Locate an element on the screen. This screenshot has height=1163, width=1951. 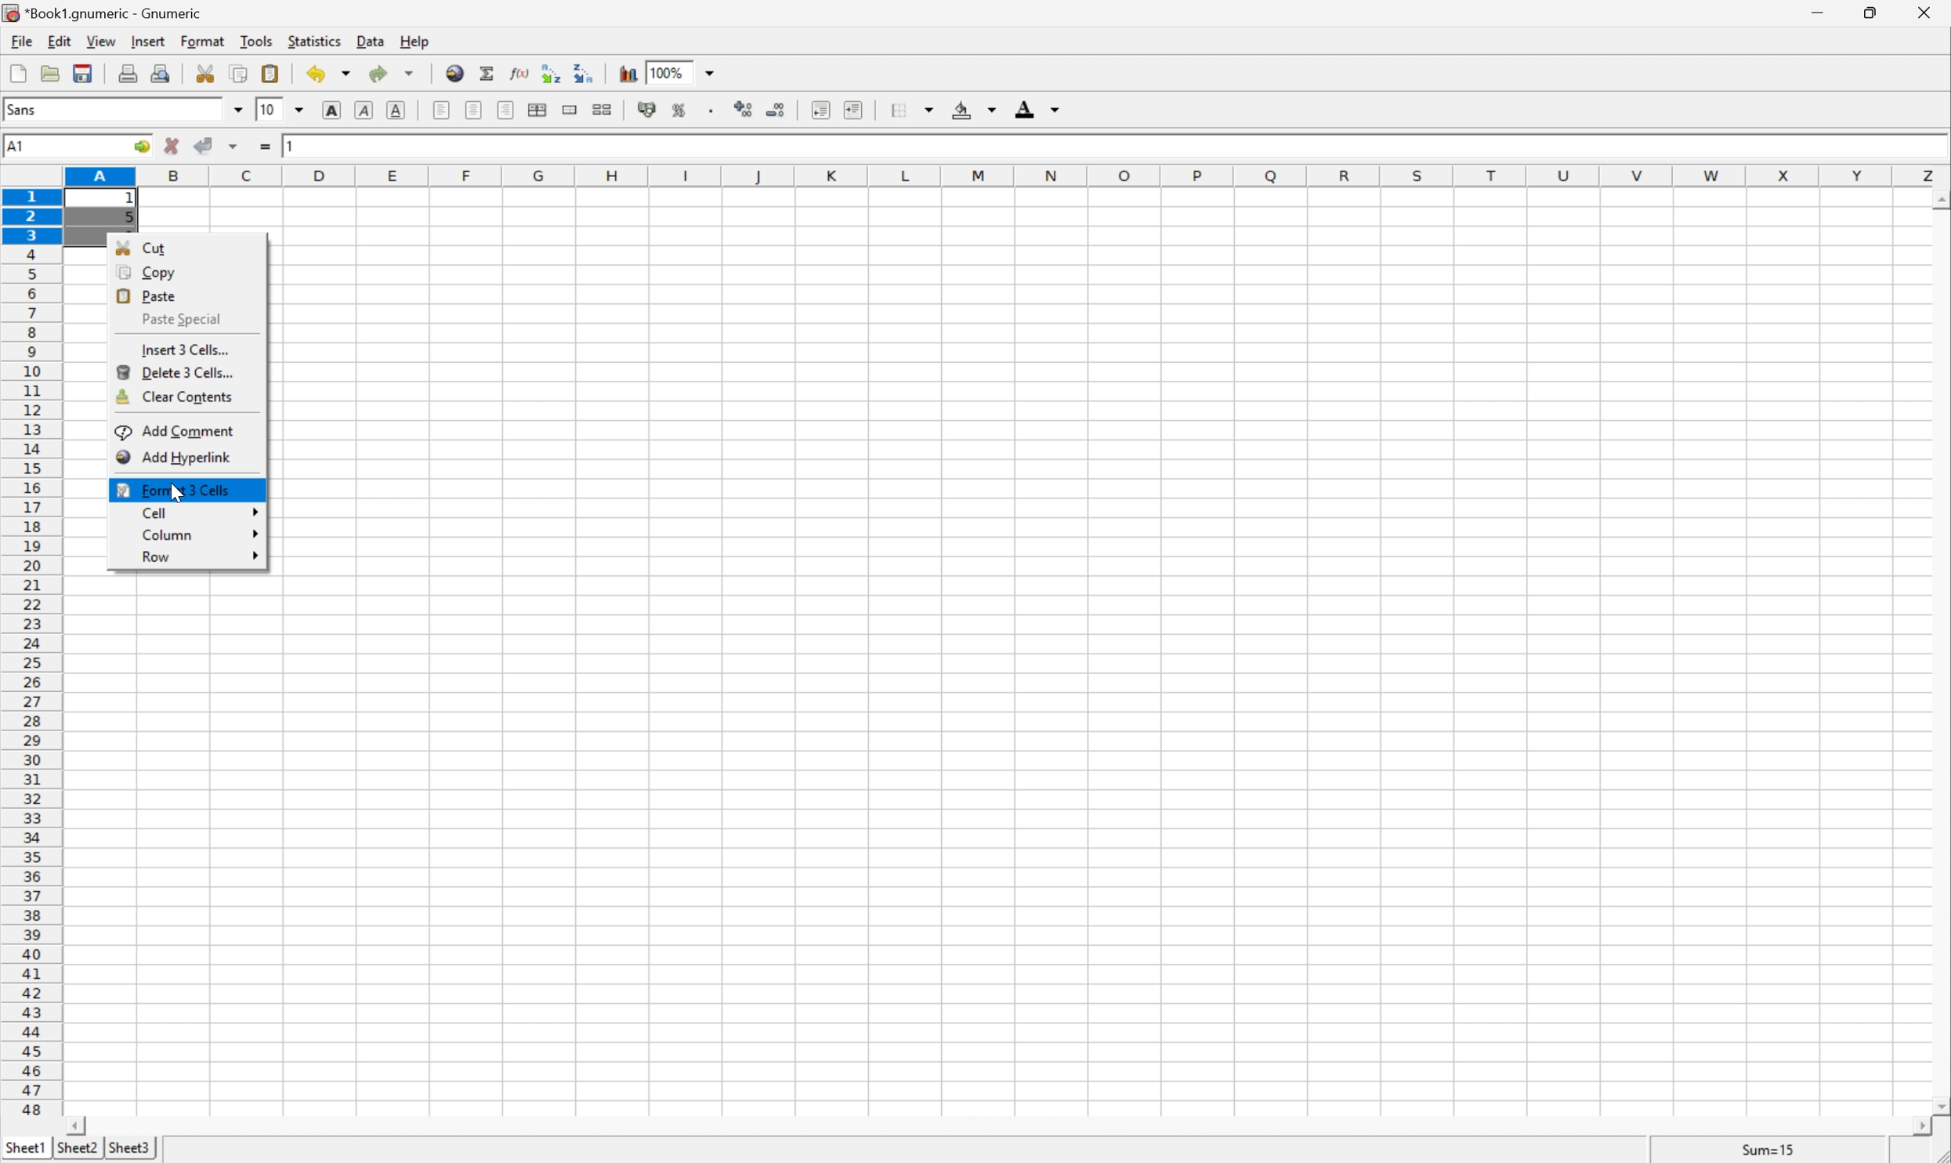
scroll left is located at coordinates (74, 1127).